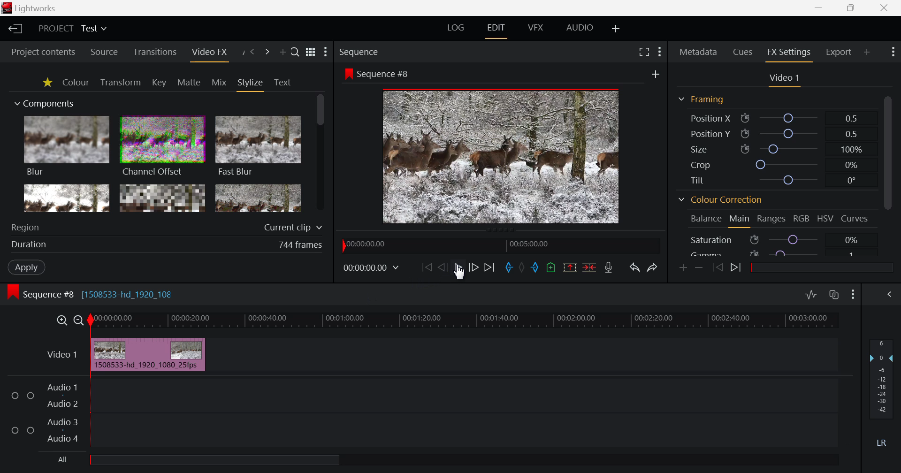  What do you see at coordinates (107, 293) in the screenshot?
I see `Sequence #8 [1508533-hd_1920_108` at bounding box center [107, 293].